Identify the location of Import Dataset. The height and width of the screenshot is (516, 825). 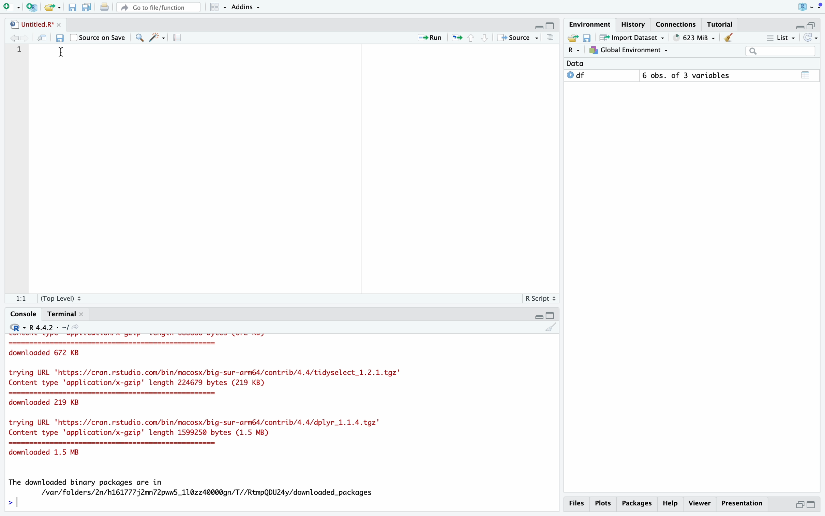
(633, 37).